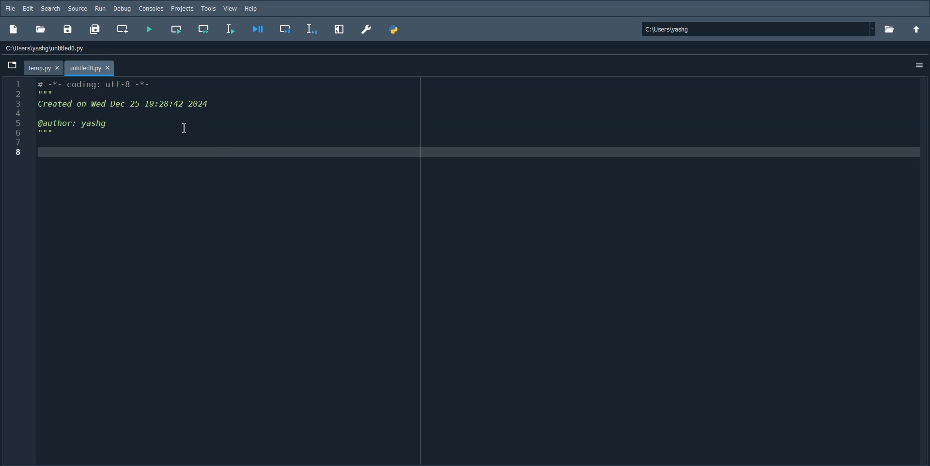 The image size is (930, 466). What do you see at coordinates (177, 30) in the screenshot?
I see `Run current all file` at bounding box center [177, 30].